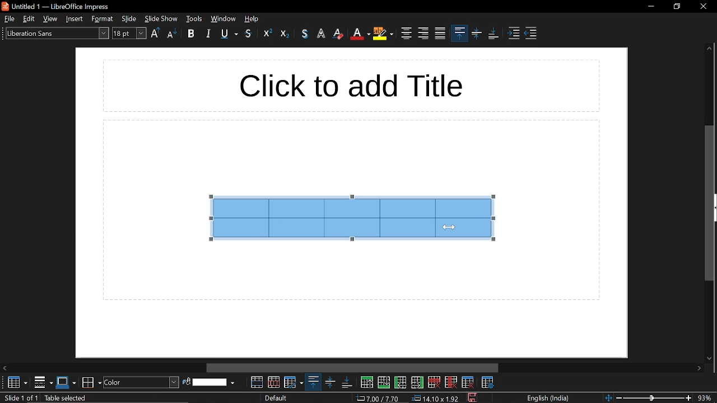 The width and height of the screenshot is (717, 403). What do you see at coordinates (304, 34) in the screenshot?
I see `text color` at bounding box center [304, 34].